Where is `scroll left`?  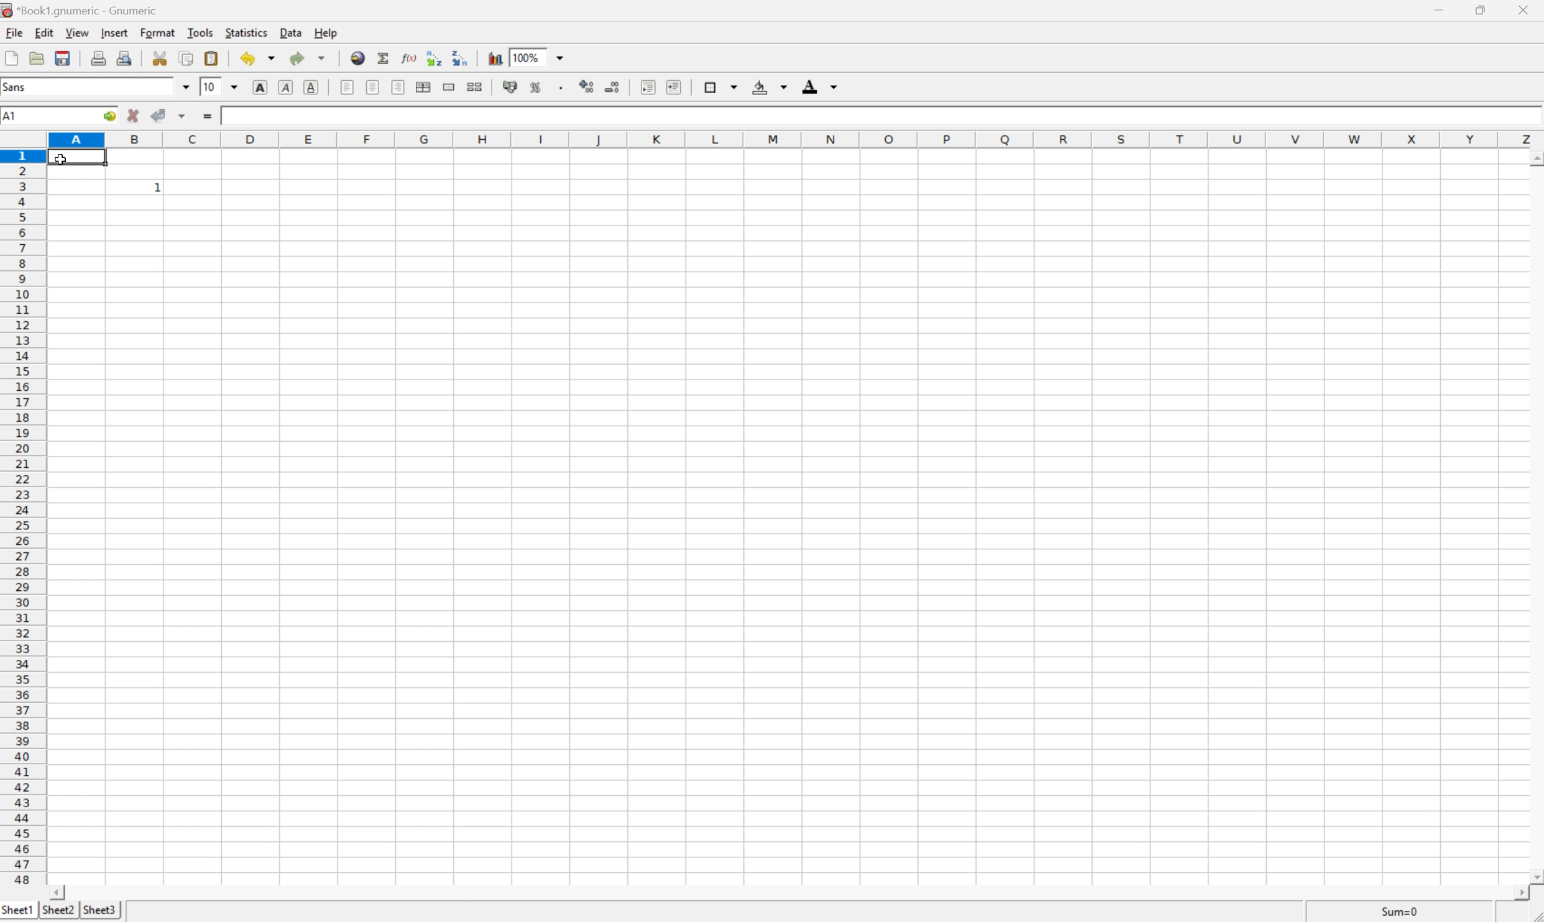 scroll left is located at coordinates (59, 892).